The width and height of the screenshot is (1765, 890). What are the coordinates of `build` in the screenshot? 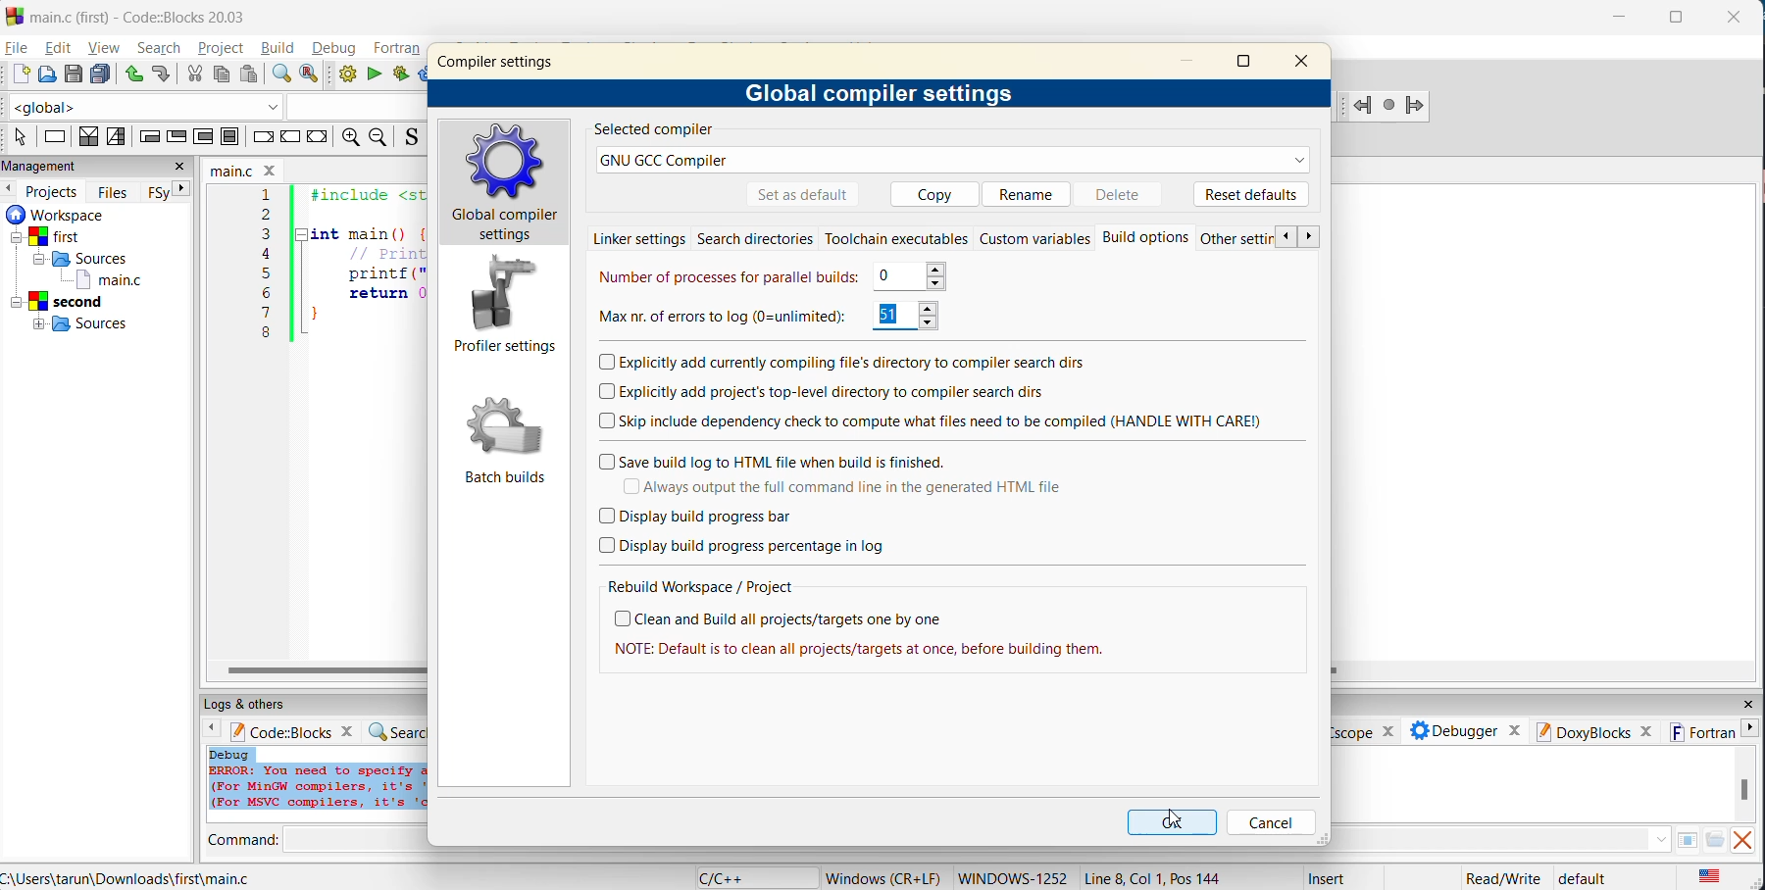 It's located at (279, 50).